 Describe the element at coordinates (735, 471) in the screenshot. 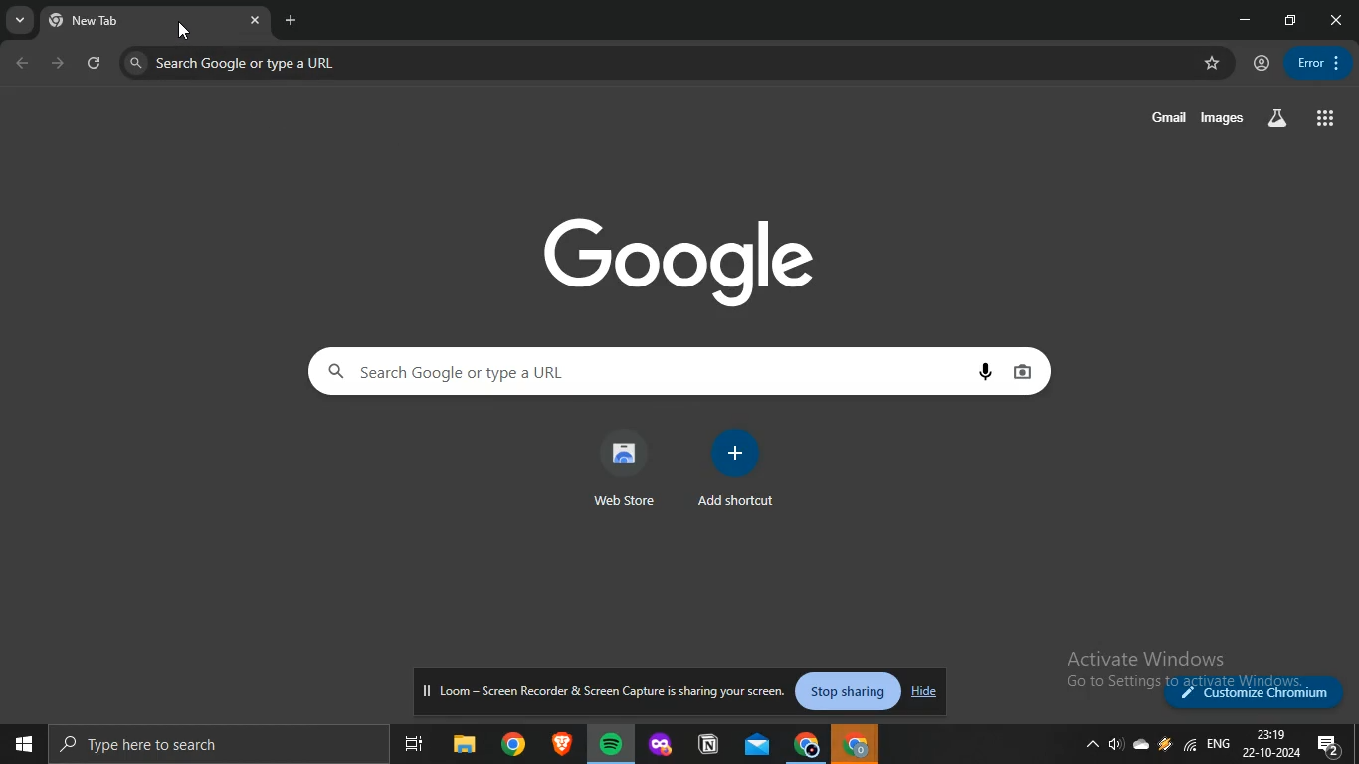

I see `add shortcut` at that location.